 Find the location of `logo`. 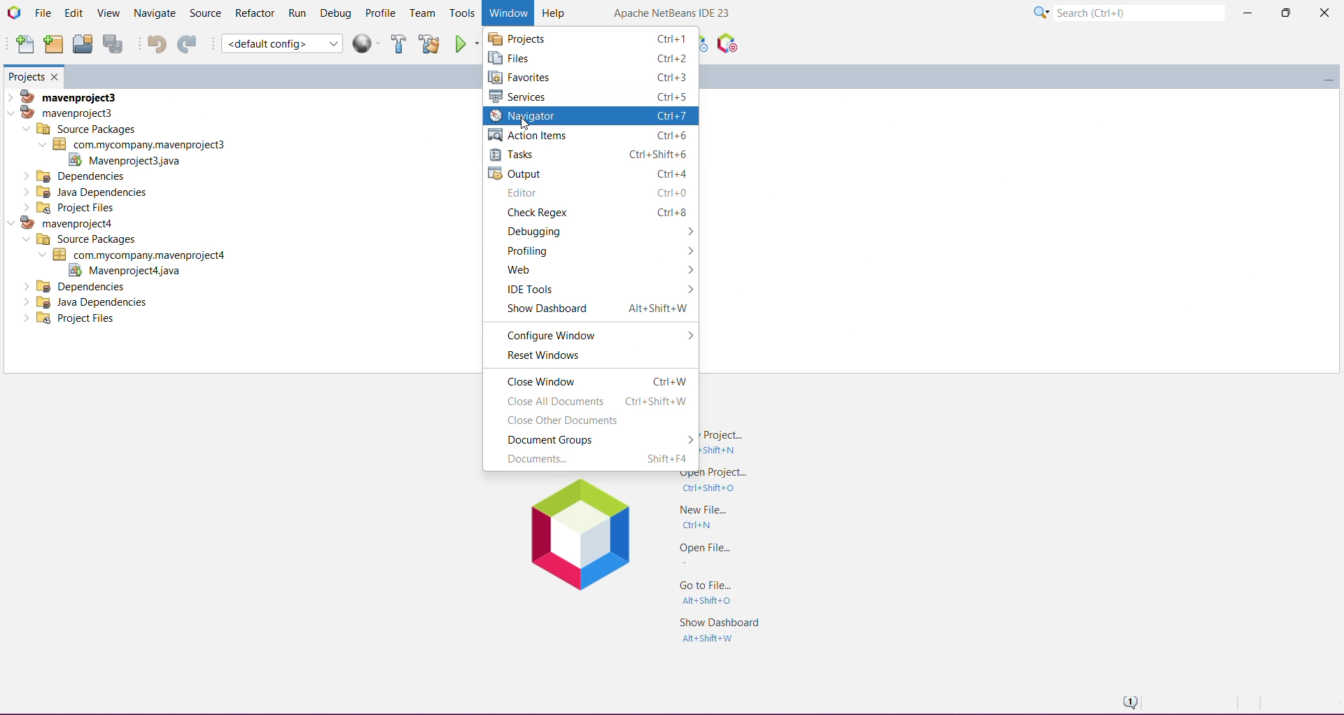

logo is located at coordinates (580, 535).